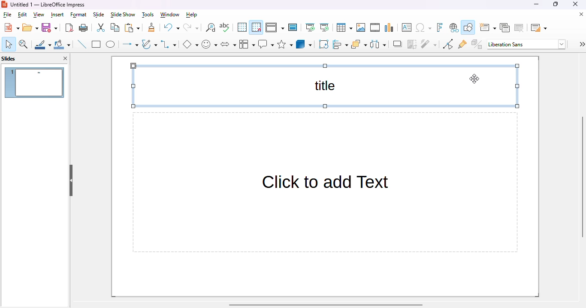 The width and height of the screenshot is (586, 308). Describe the element at coordinates (257, 27) in the screenshot. I see `snap to grid` at that location.